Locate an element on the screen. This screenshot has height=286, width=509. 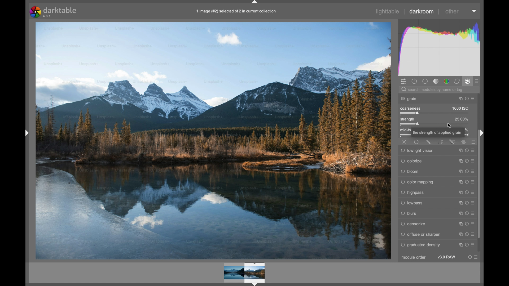
instance is located at coordinates (459, 224).